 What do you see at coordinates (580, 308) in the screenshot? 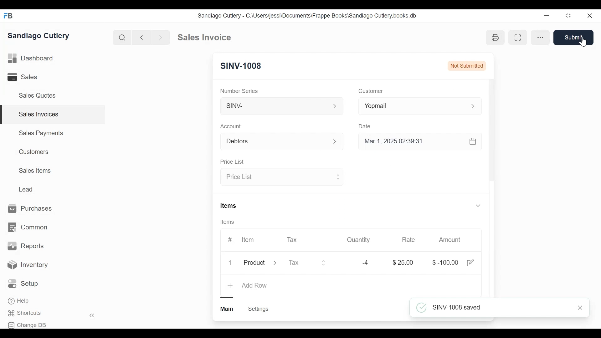
I see `Close notification` at bounding box center [580, 308].